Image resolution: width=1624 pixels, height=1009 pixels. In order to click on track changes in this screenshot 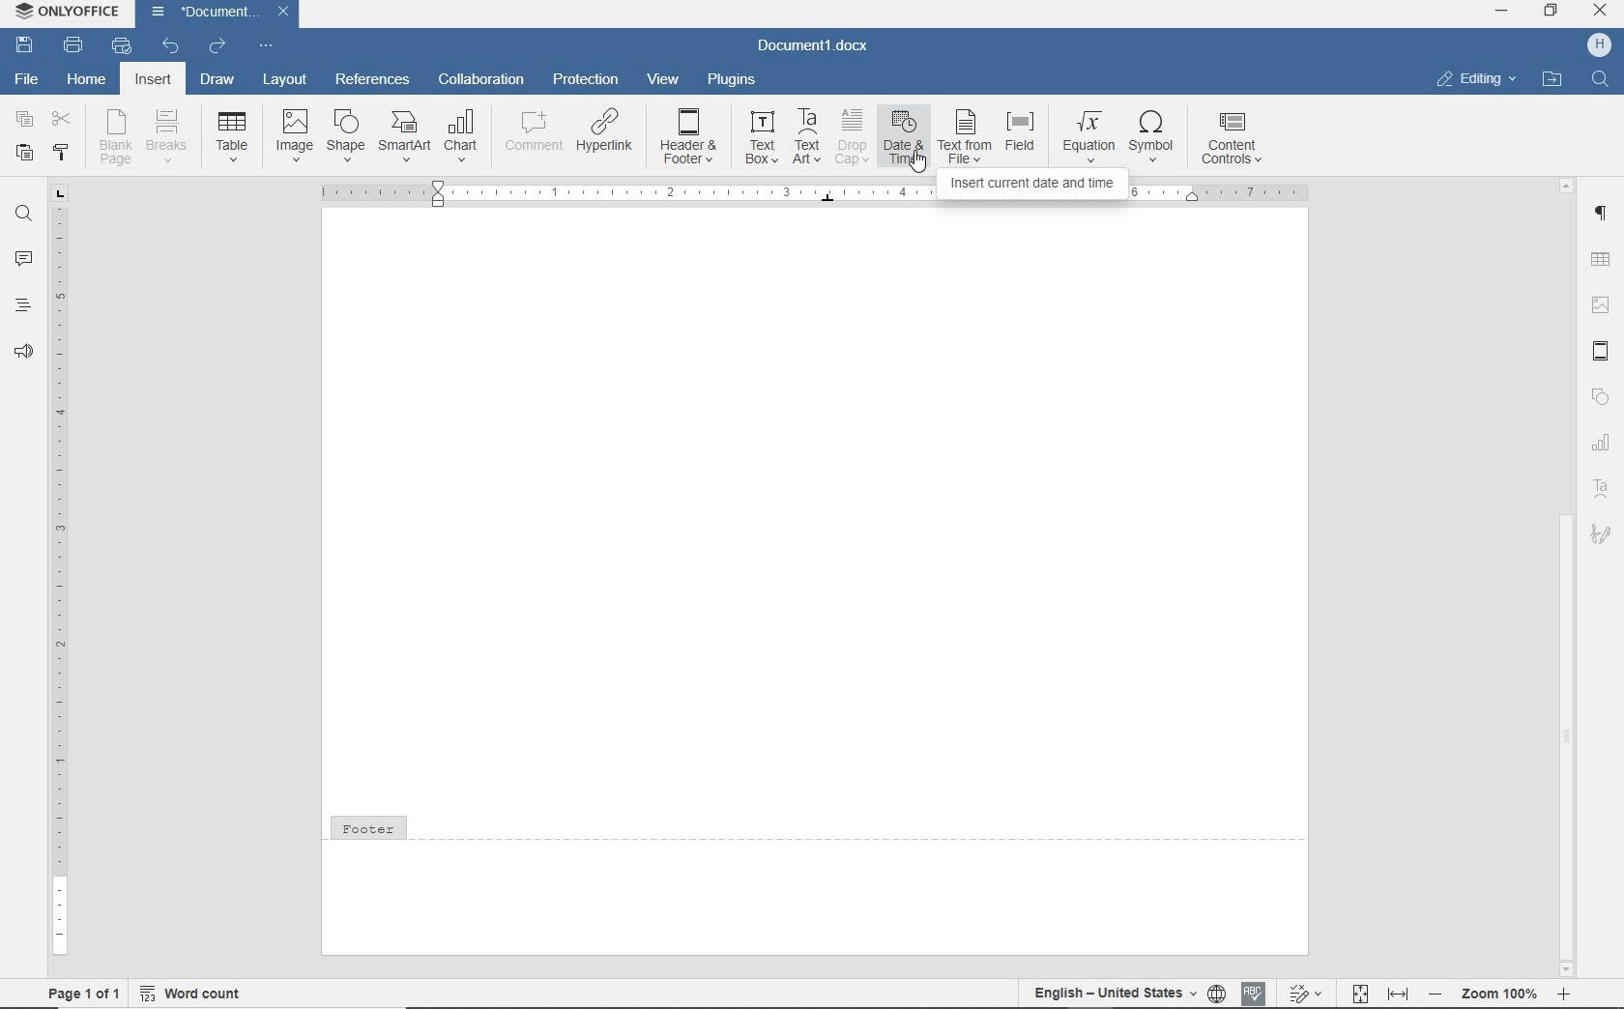, I will do `click(1303, 995)`.